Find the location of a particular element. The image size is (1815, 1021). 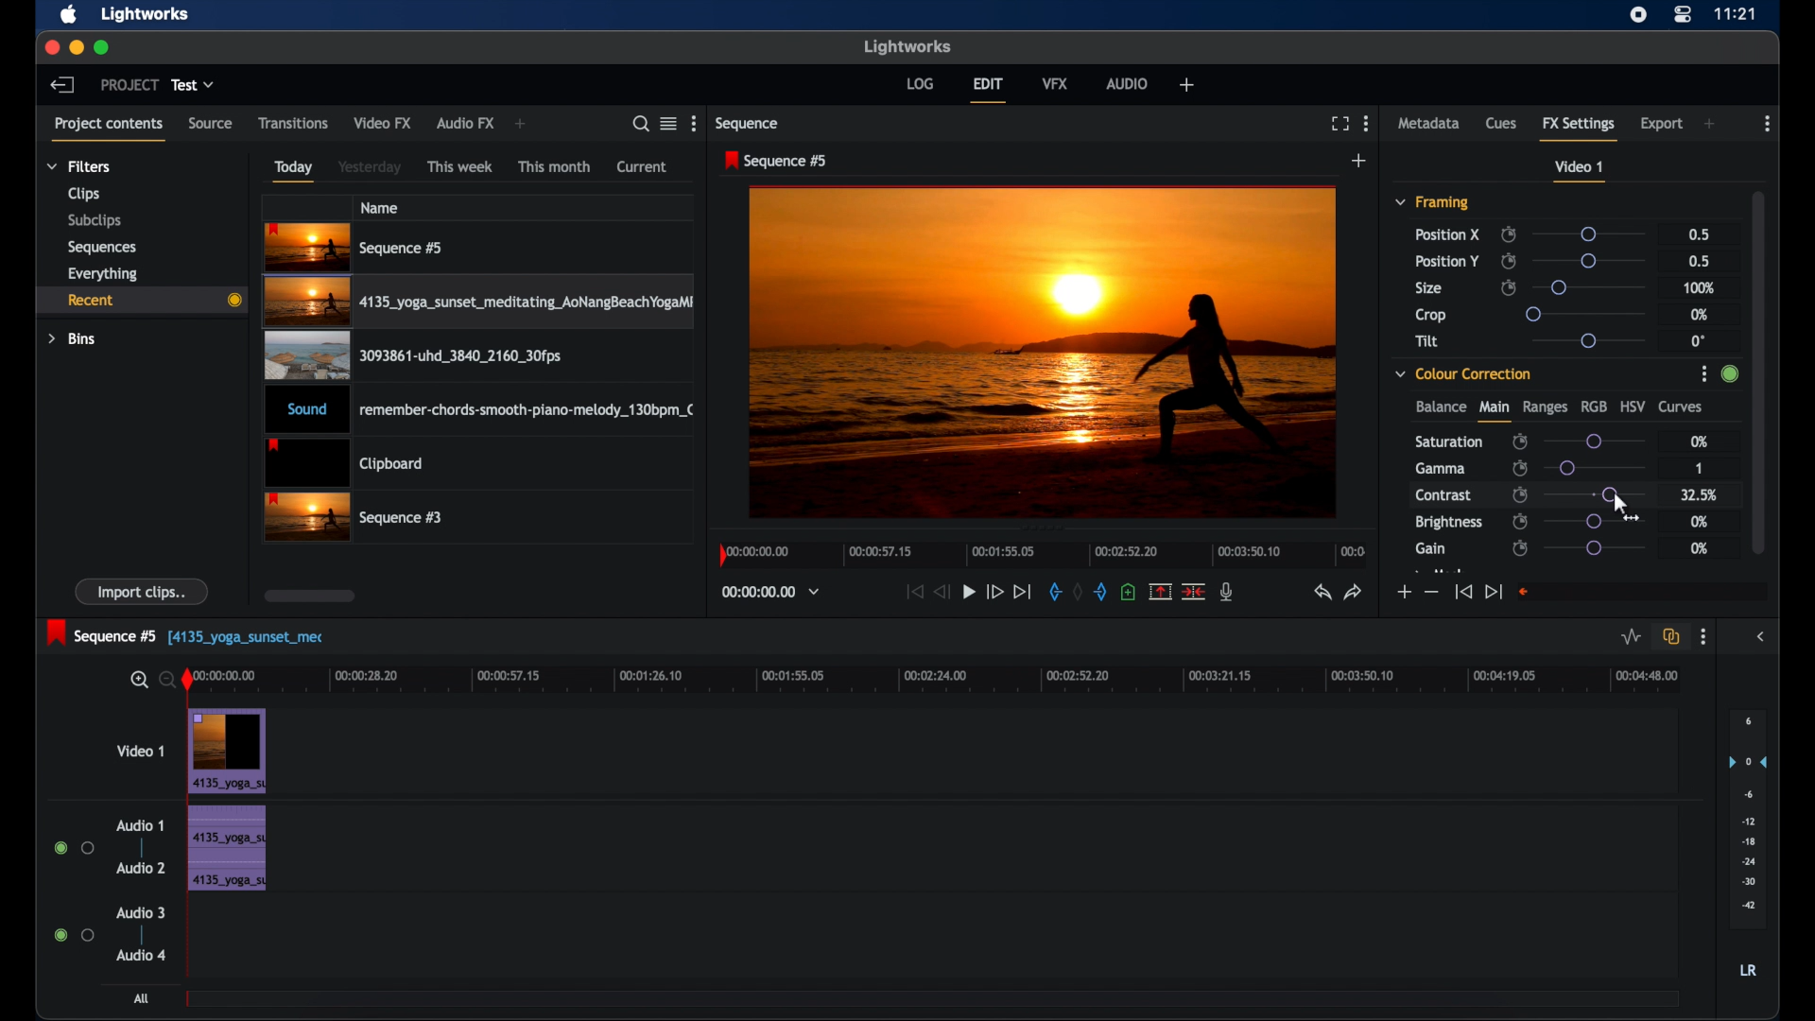

edit is located at coordinates (988, 90).